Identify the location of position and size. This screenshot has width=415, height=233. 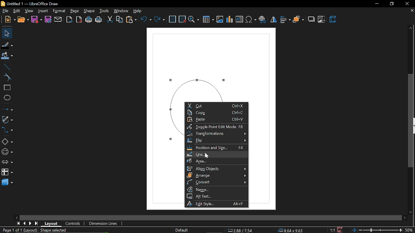
(216, 148).